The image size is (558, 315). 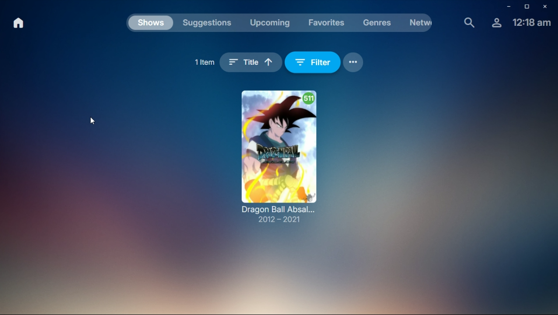 I want to click on minimize, so click(x=508, y=7).